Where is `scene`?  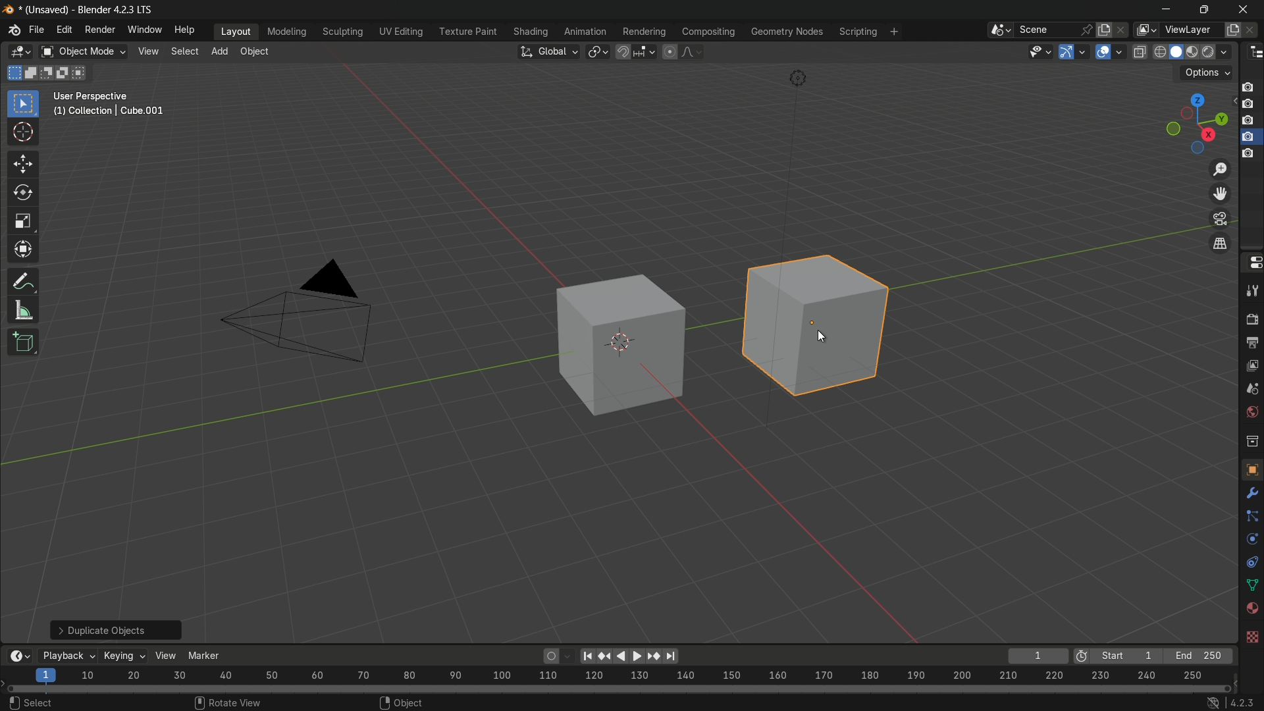 scene is located at coordinates (1251, 387).